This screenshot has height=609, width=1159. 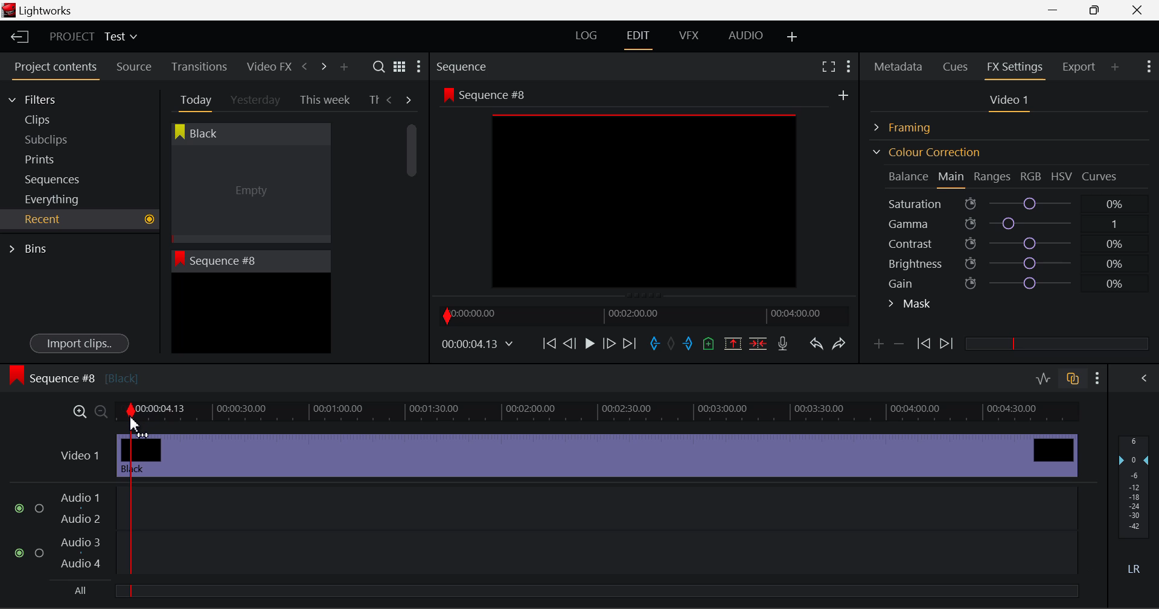 I want to click on Source, so click(x=134, y=67).